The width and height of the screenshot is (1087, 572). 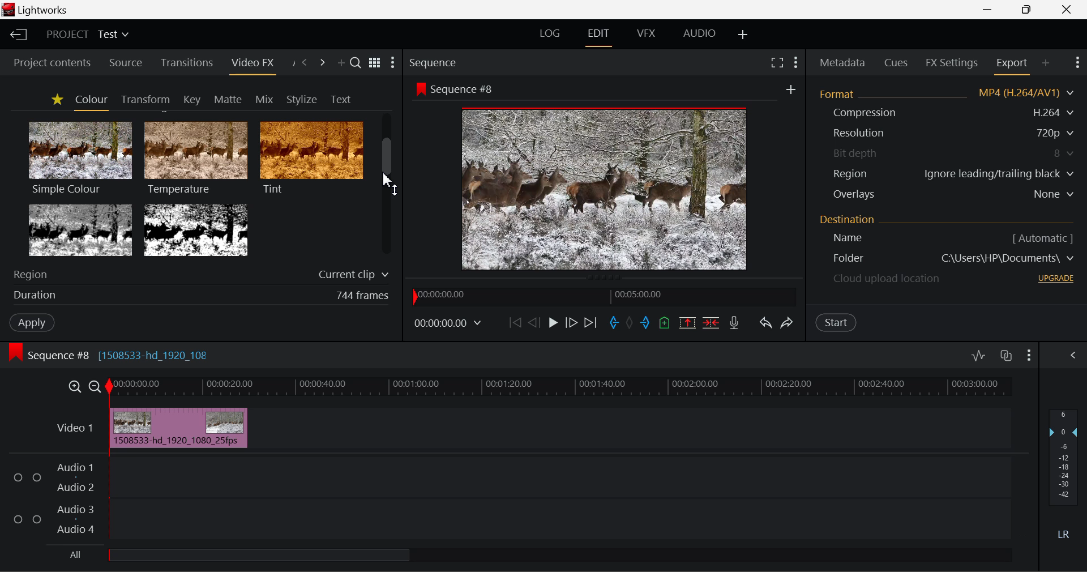 What do you see at coordinates (1043, 238) in the screenshot?
I see `[ Automatic ]` at bounding box center [1043, 238].